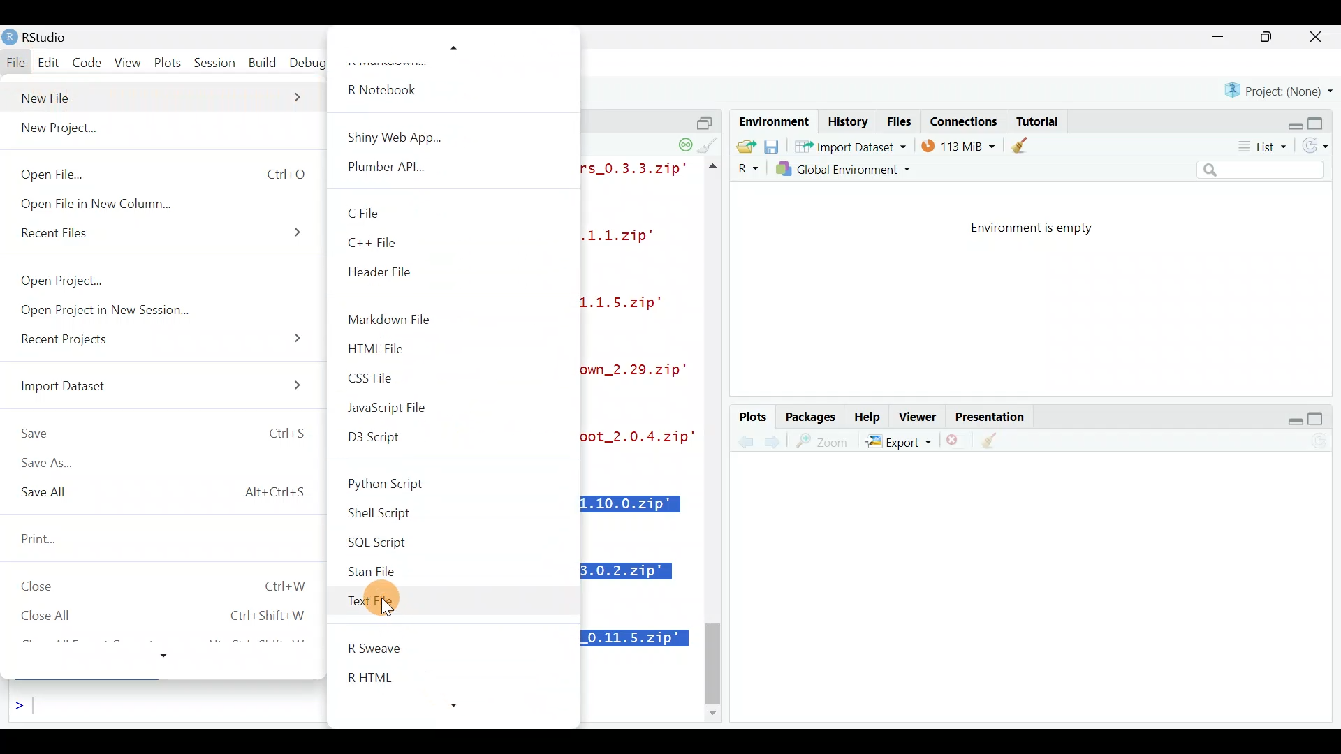  What do you see at coordinates (393, 168) in the screenshot?
I see `Plumber APL...` at bounding box center [393, 168].